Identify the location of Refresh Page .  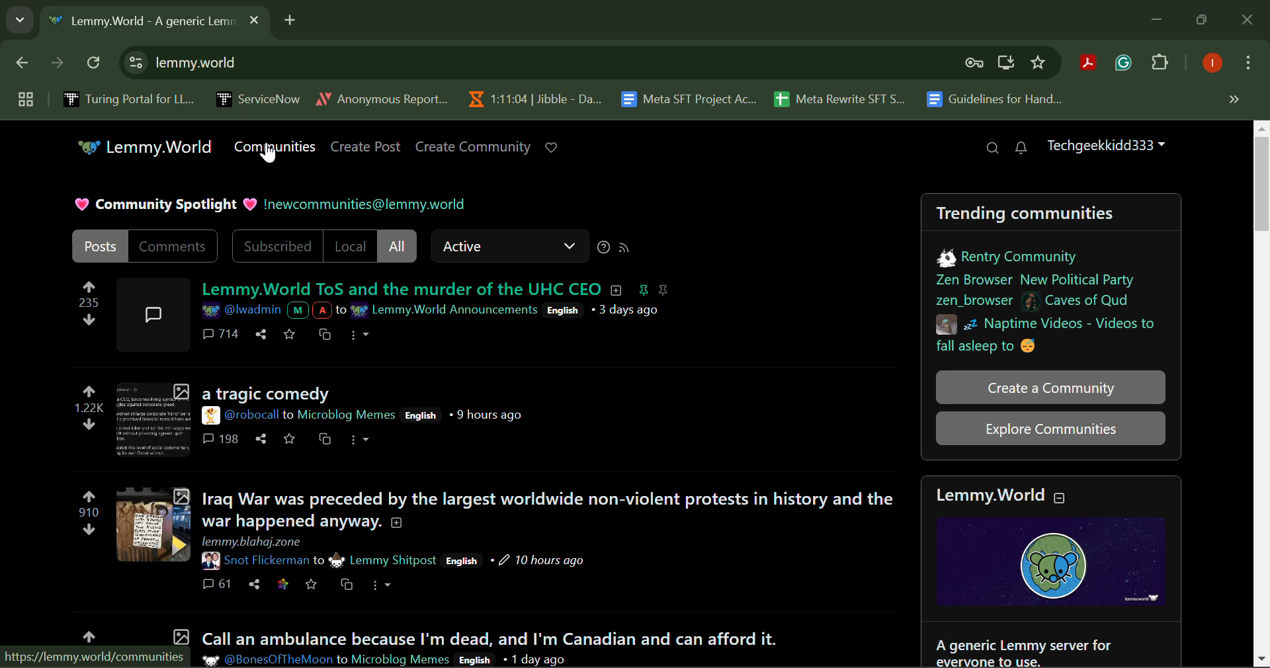
(95, 63).